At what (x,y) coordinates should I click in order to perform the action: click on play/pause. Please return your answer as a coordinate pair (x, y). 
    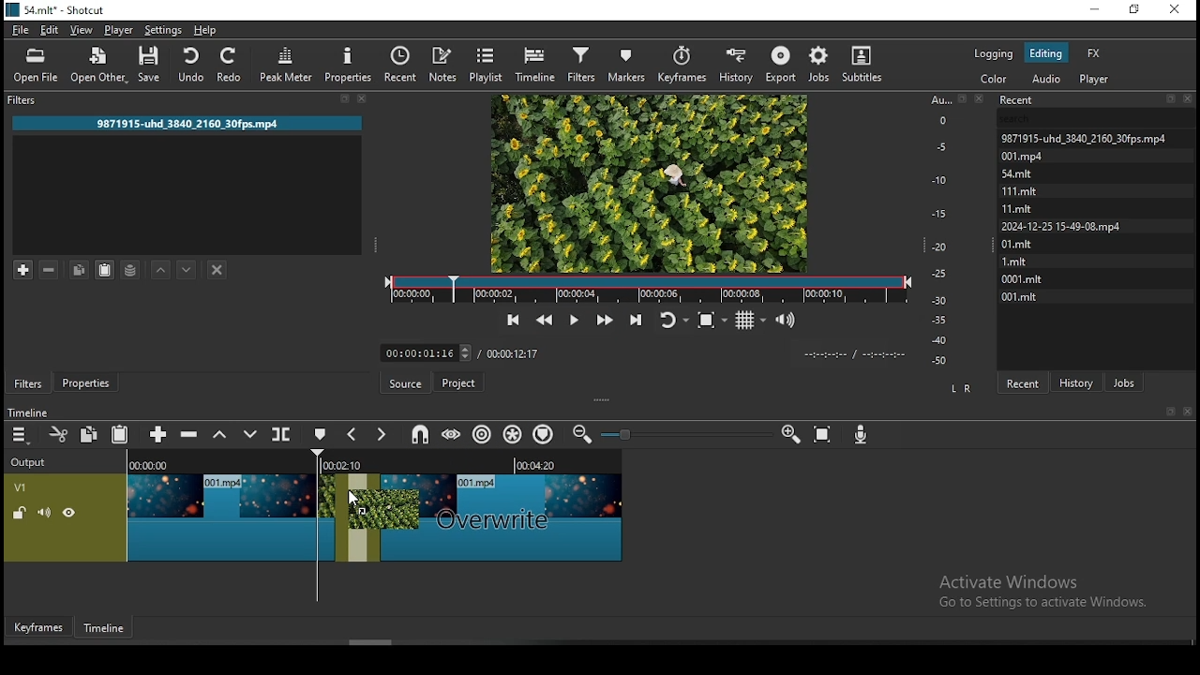
    Looking at the image, I should click on (573, 319).